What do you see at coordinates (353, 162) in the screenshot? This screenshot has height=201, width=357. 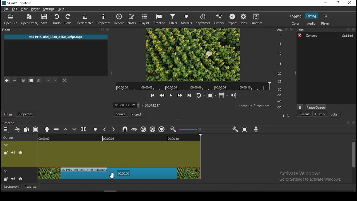 I see `scroll bar` at bounding box center [353, 162].